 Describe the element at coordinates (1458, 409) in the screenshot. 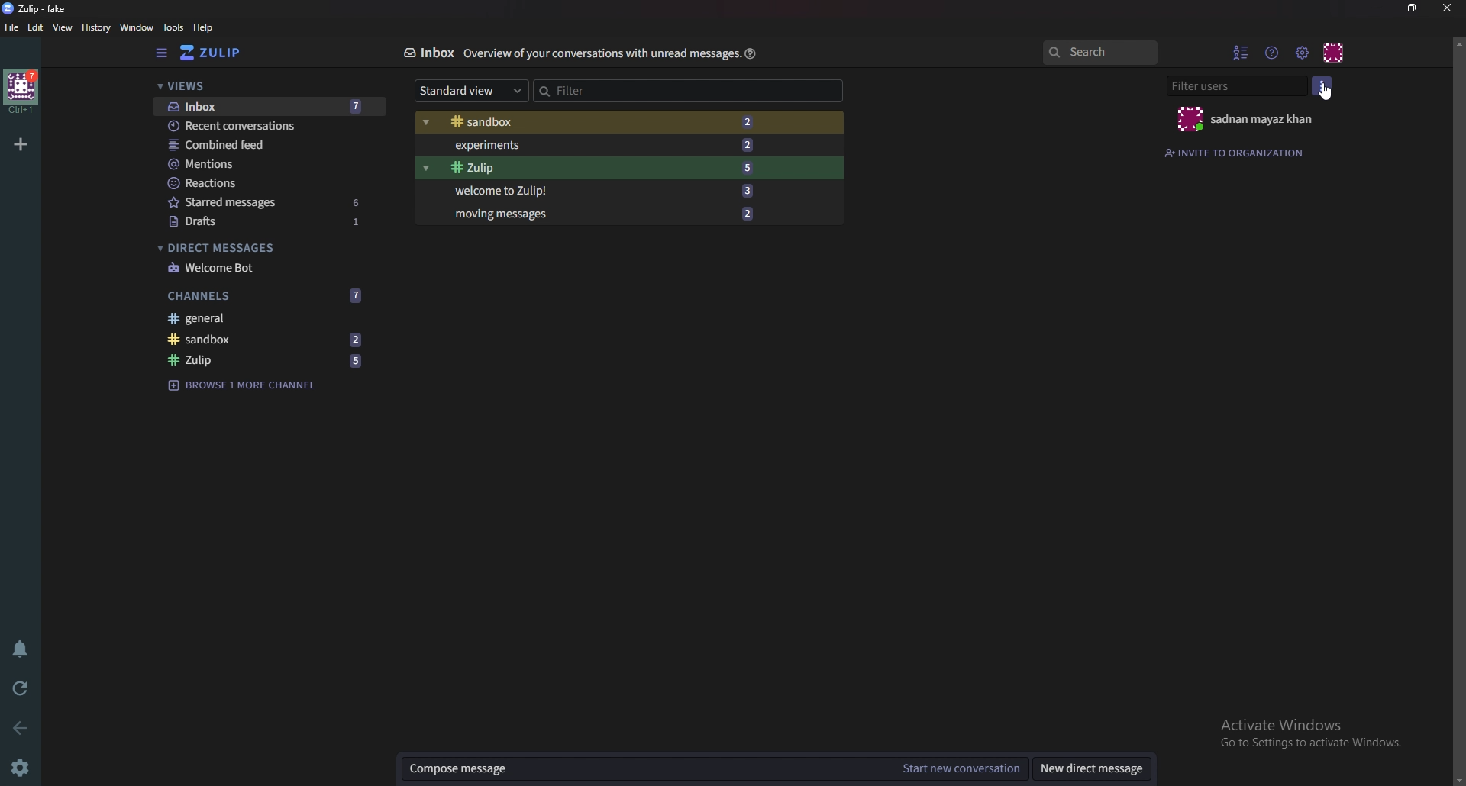

I see `Scroll bar` at that location.